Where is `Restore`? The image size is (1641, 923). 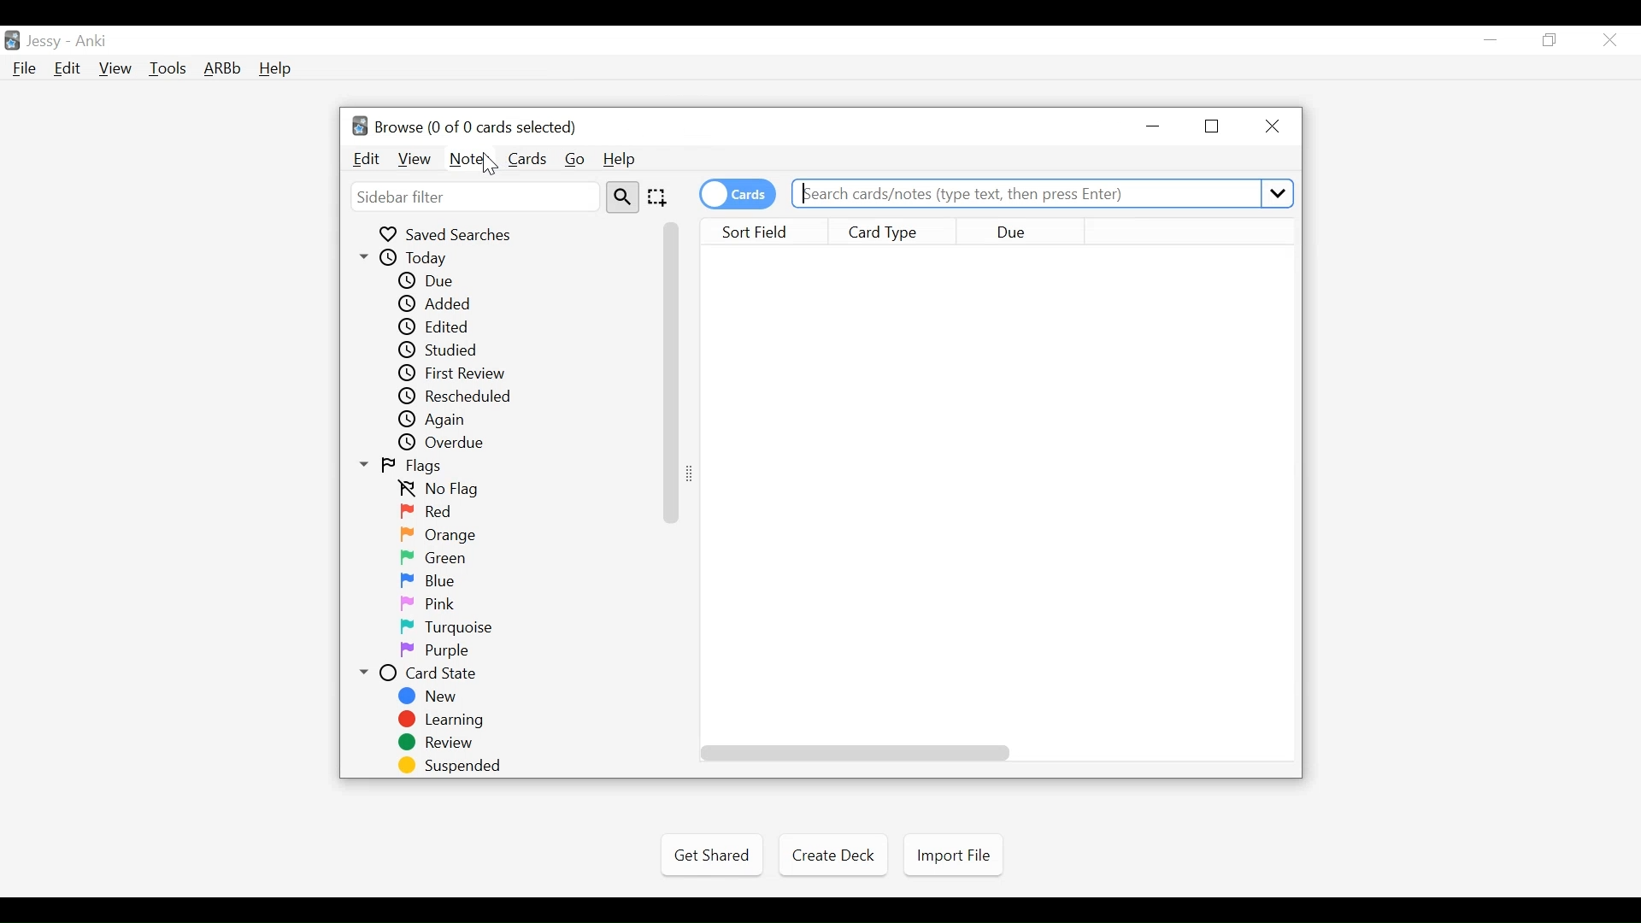
Restore is located at coordinates (1214, 126).